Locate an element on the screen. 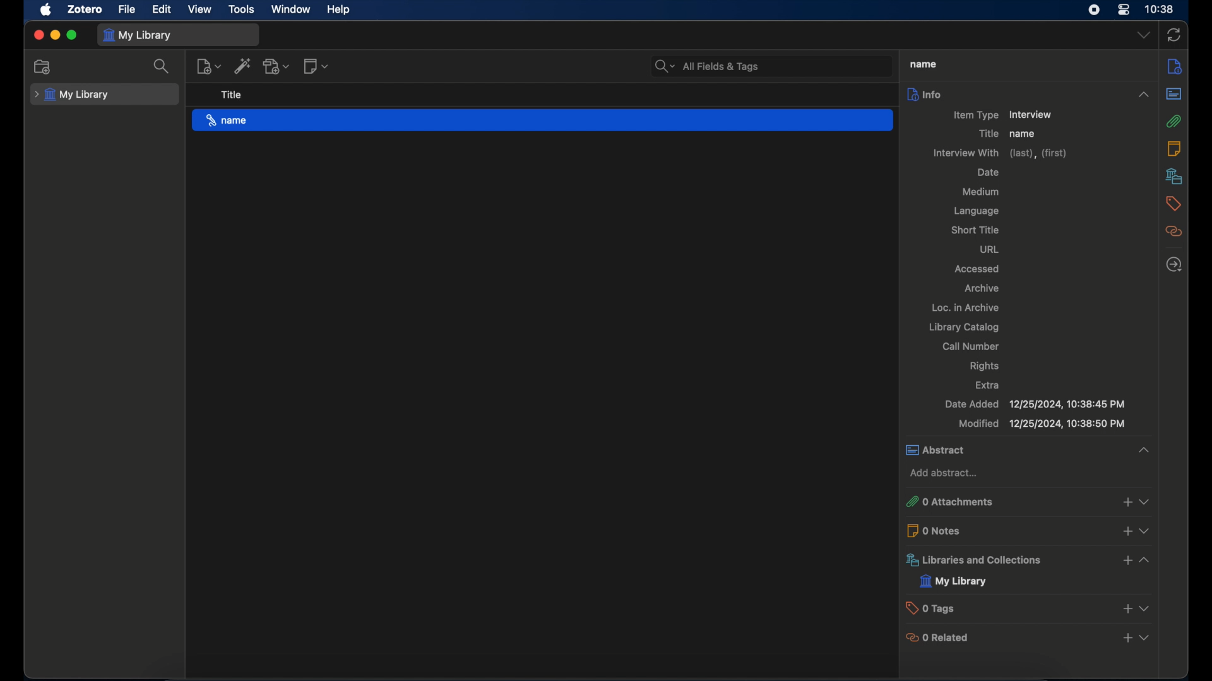 This screenshot has height=681, width=1212. edit is located at coordinates (163, 9).